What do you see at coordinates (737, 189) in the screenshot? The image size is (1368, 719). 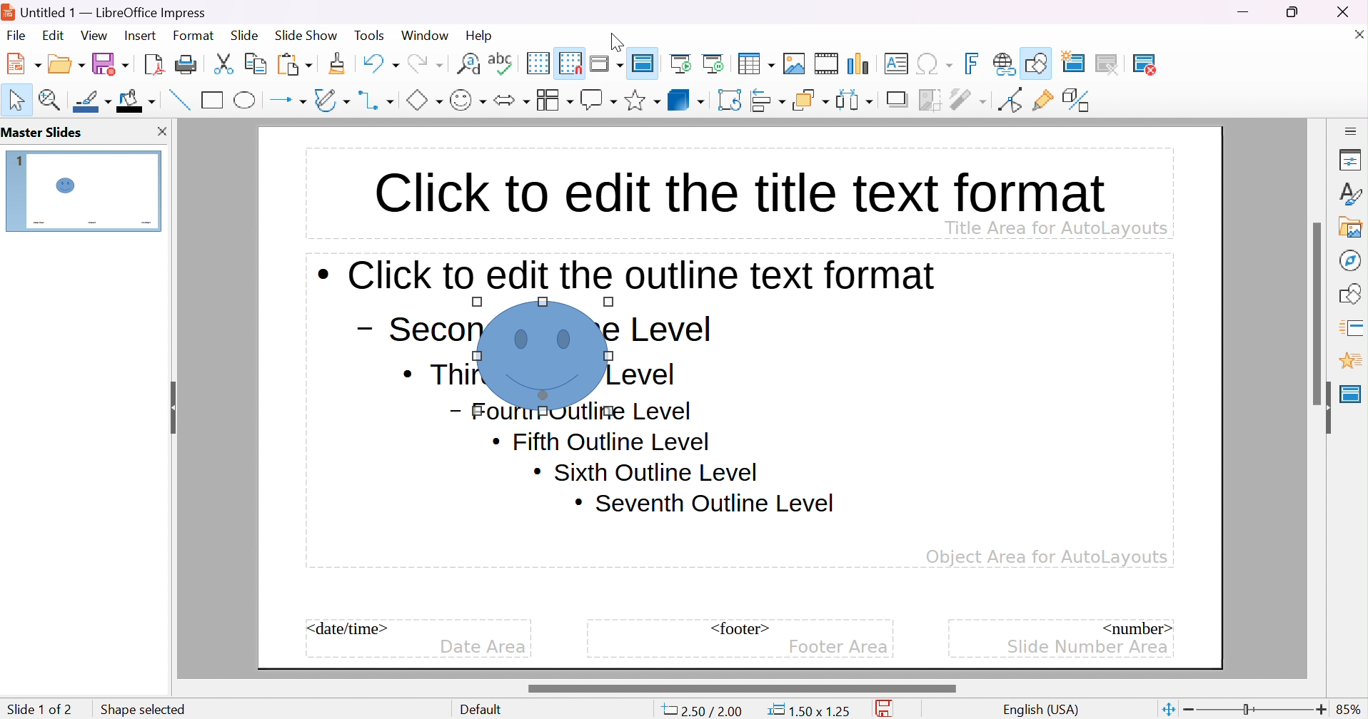 I see `click to edit the title text format` at bounding box center [737, 189].